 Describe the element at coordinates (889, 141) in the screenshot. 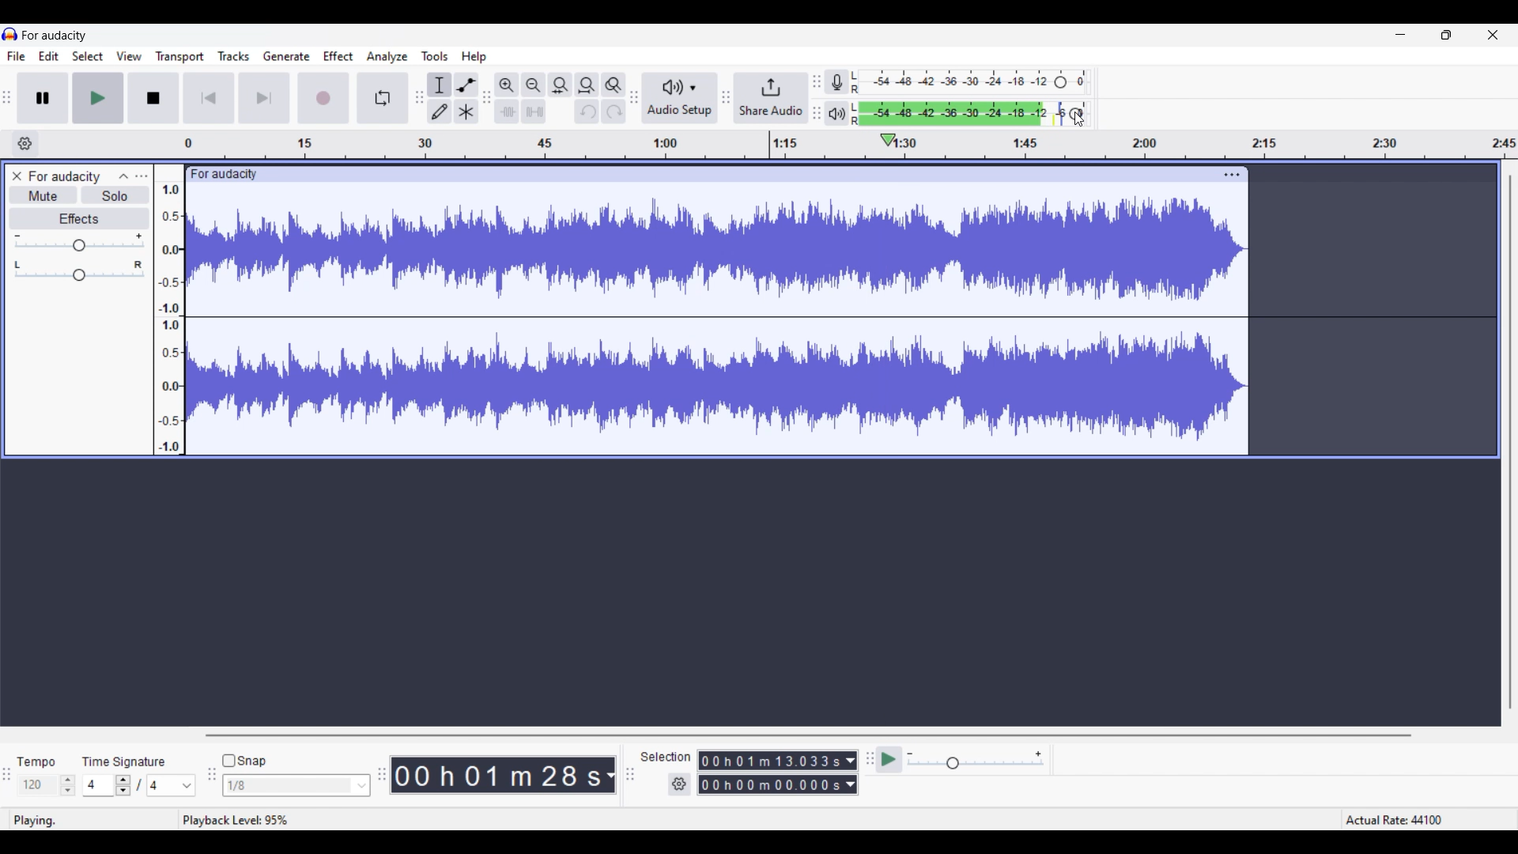

I see `Playhead position changed` at that location.